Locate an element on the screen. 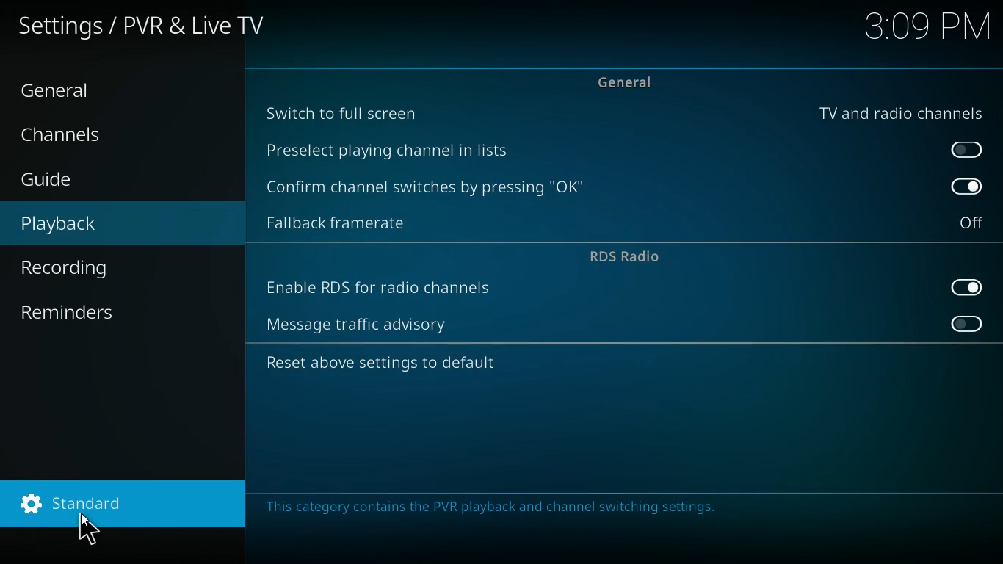 The height and width of the screenshot is (564, 1003). time is located at coordinates (929, 28).